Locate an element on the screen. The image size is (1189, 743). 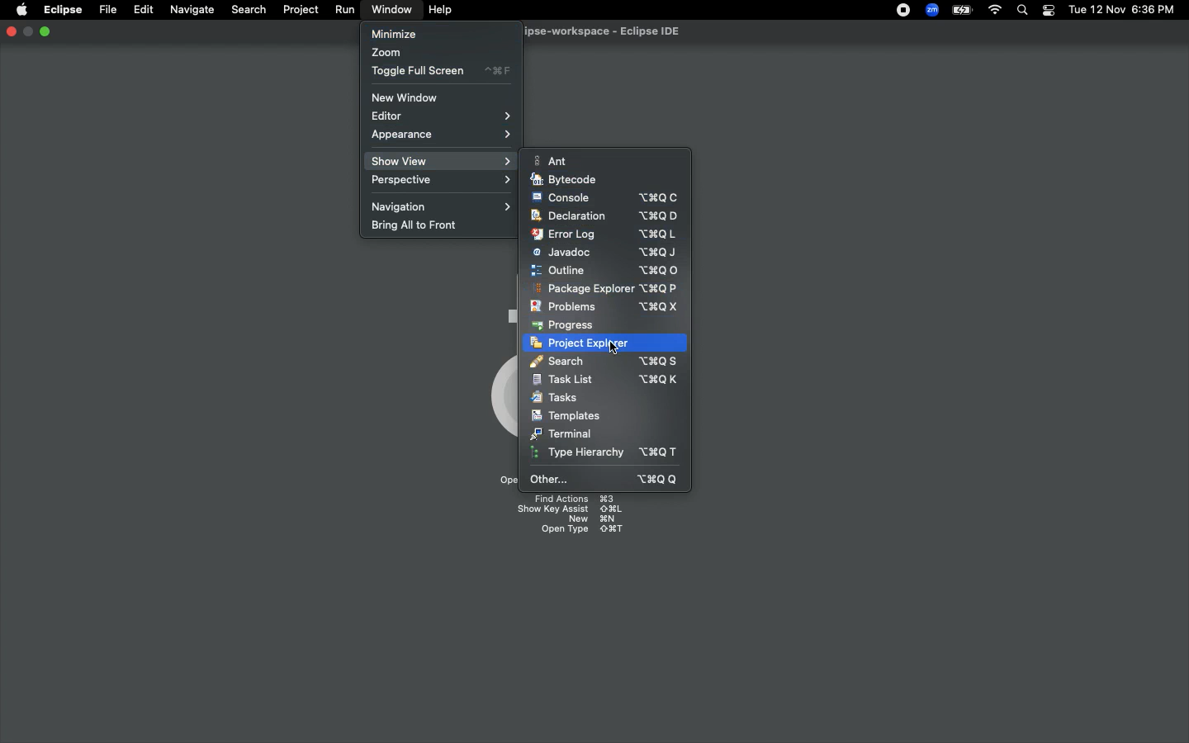
Perspective is located at coordinates (445, 181).